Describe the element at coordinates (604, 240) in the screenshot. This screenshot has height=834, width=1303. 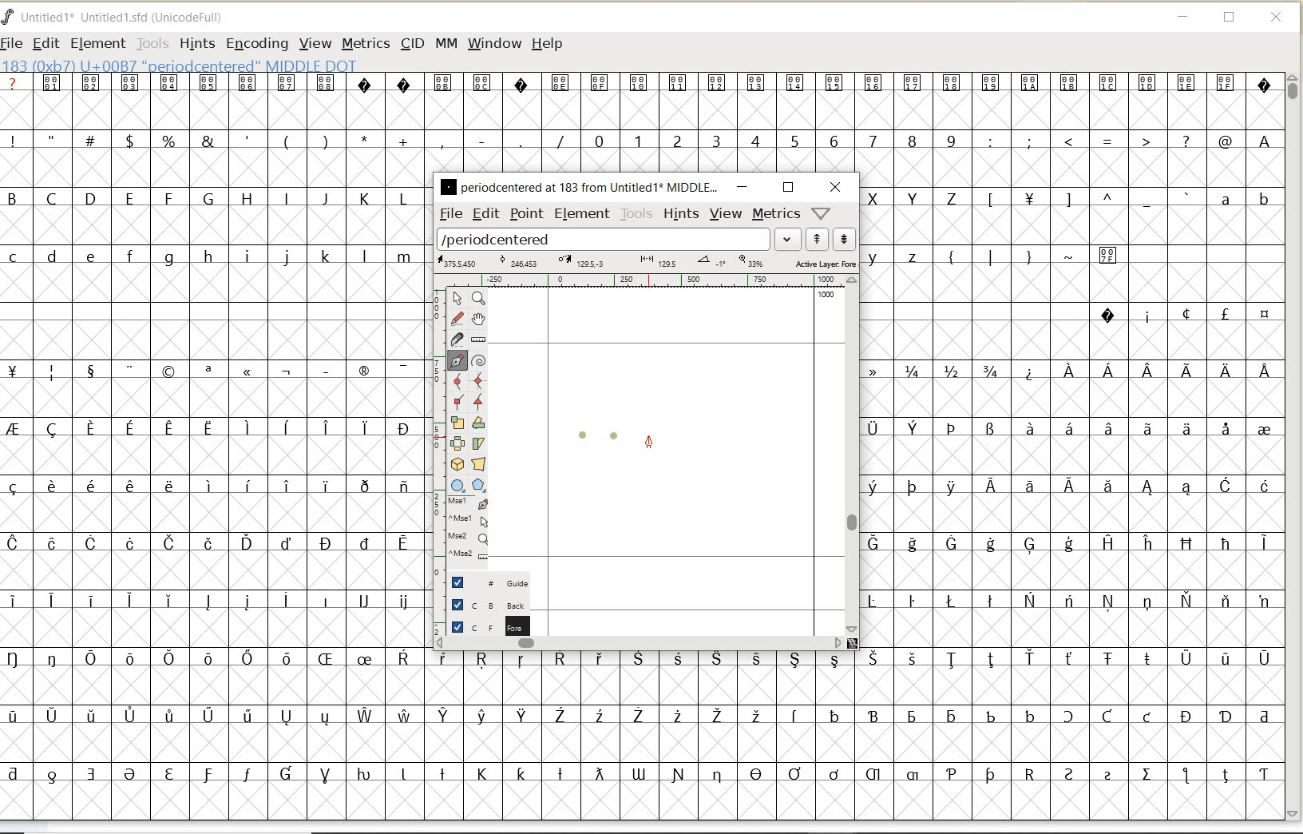
I see `load word list` at that location.